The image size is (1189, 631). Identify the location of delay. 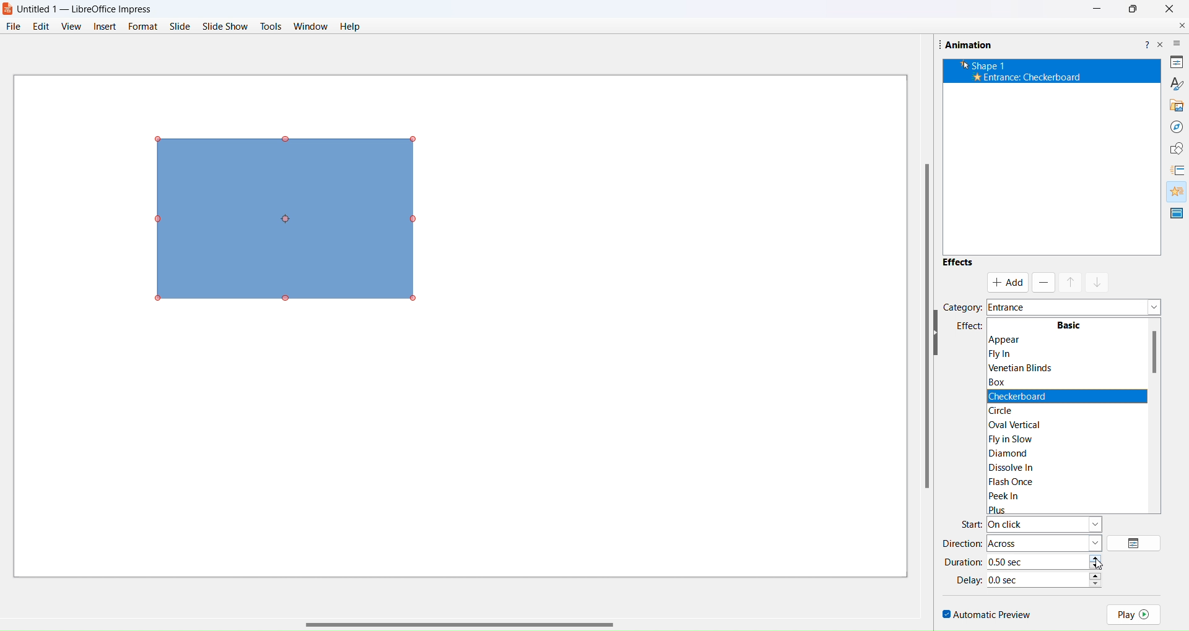
(970, 580).